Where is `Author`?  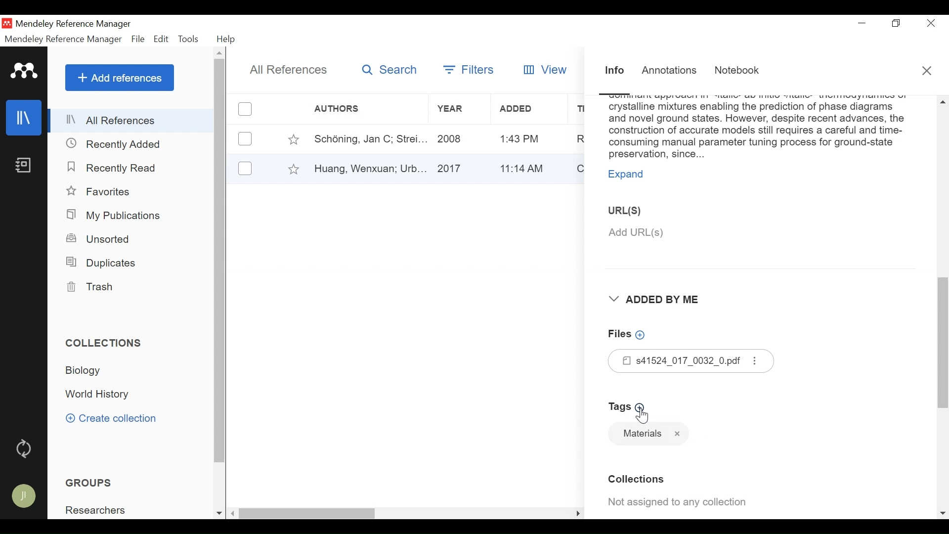 Author is located at coordinates (366, 138).